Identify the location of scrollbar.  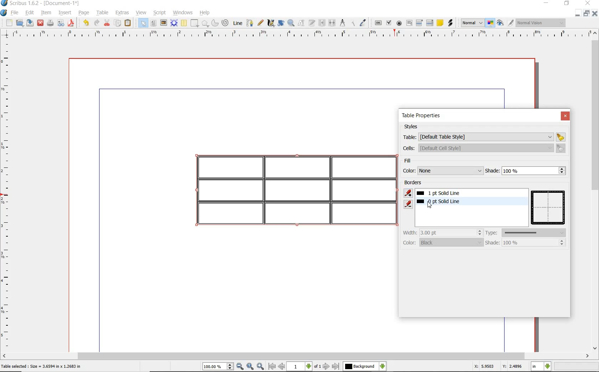
(595, 190).